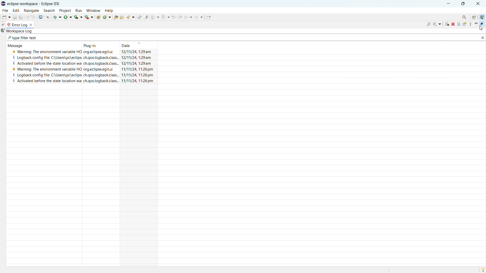 The width and height of the screenshot is (486, 273). Describe the element at coordinates (99, 17) in the screenshot. I see `new java type` at that location.